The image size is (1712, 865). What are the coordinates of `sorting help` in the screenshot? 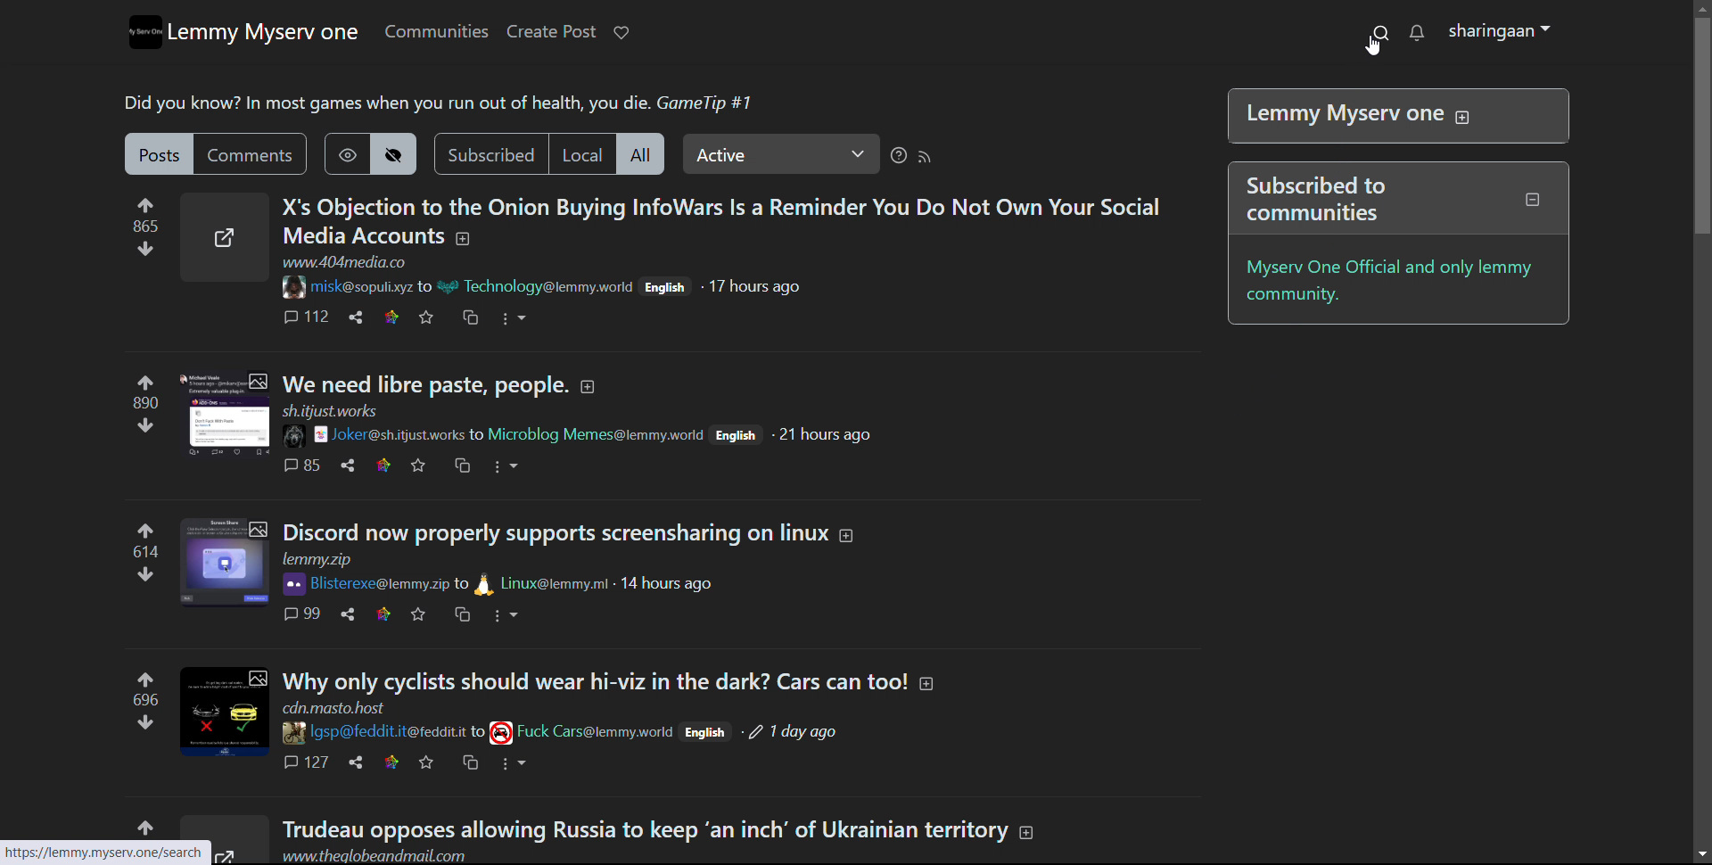 It's located at (897, 156).